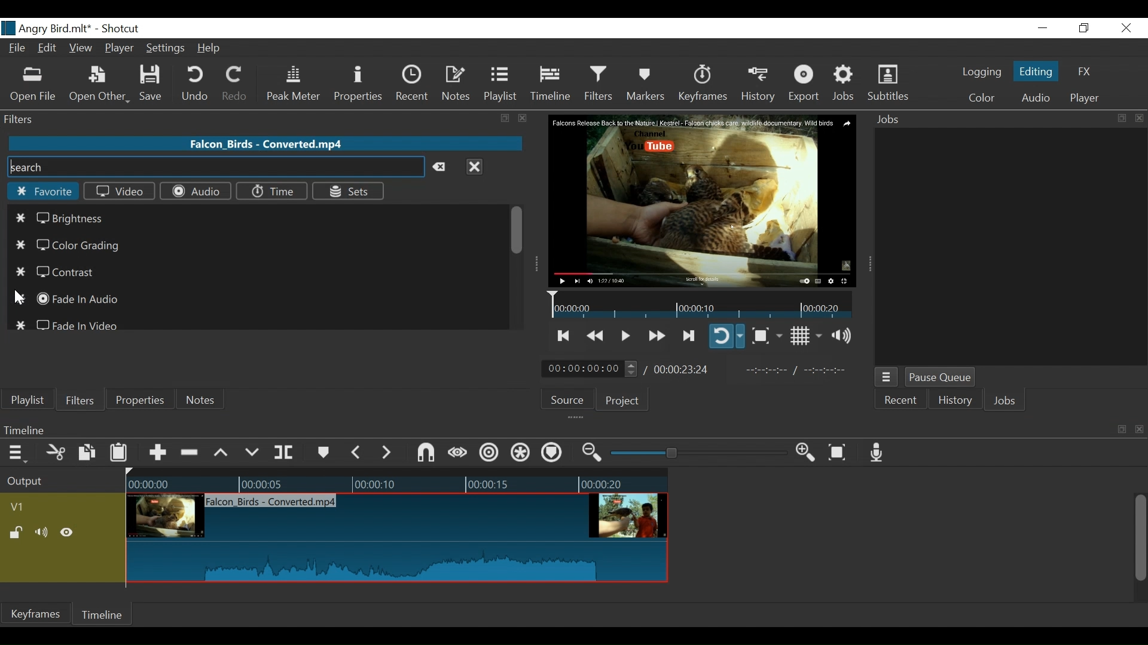  I want to click on History, so click(759, 84).